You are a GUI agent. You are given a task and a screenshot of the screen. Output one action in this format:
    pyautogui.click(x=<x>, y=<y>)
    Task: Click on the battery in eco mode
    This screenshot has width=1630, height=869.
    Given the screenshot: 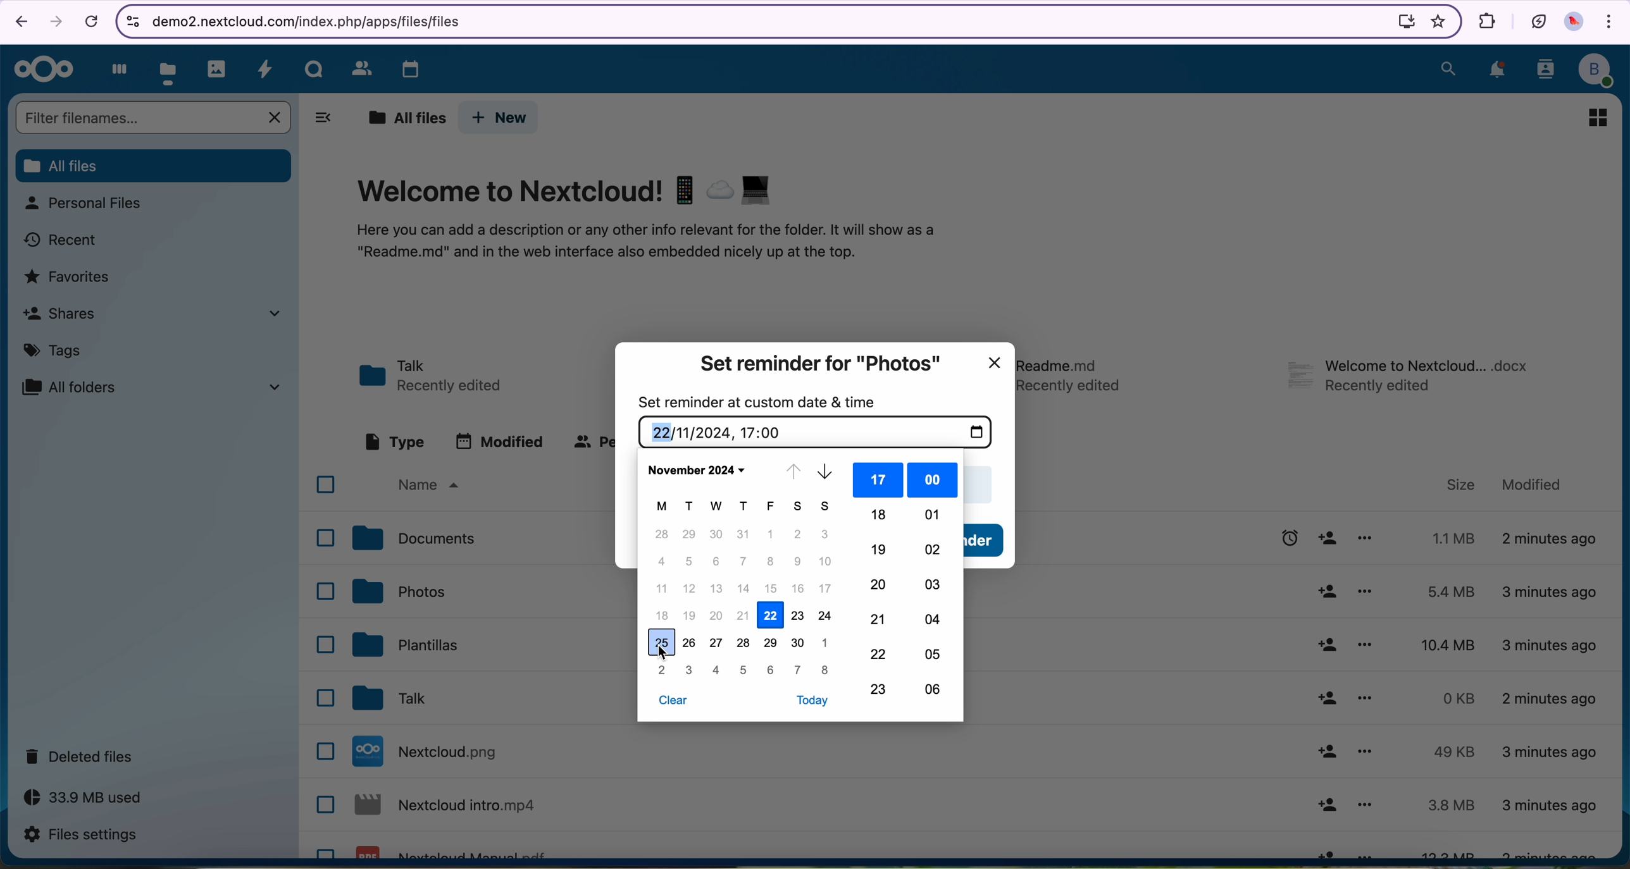 What is the action you would take?
    pyautogui.click(x=1537, y=19)
    